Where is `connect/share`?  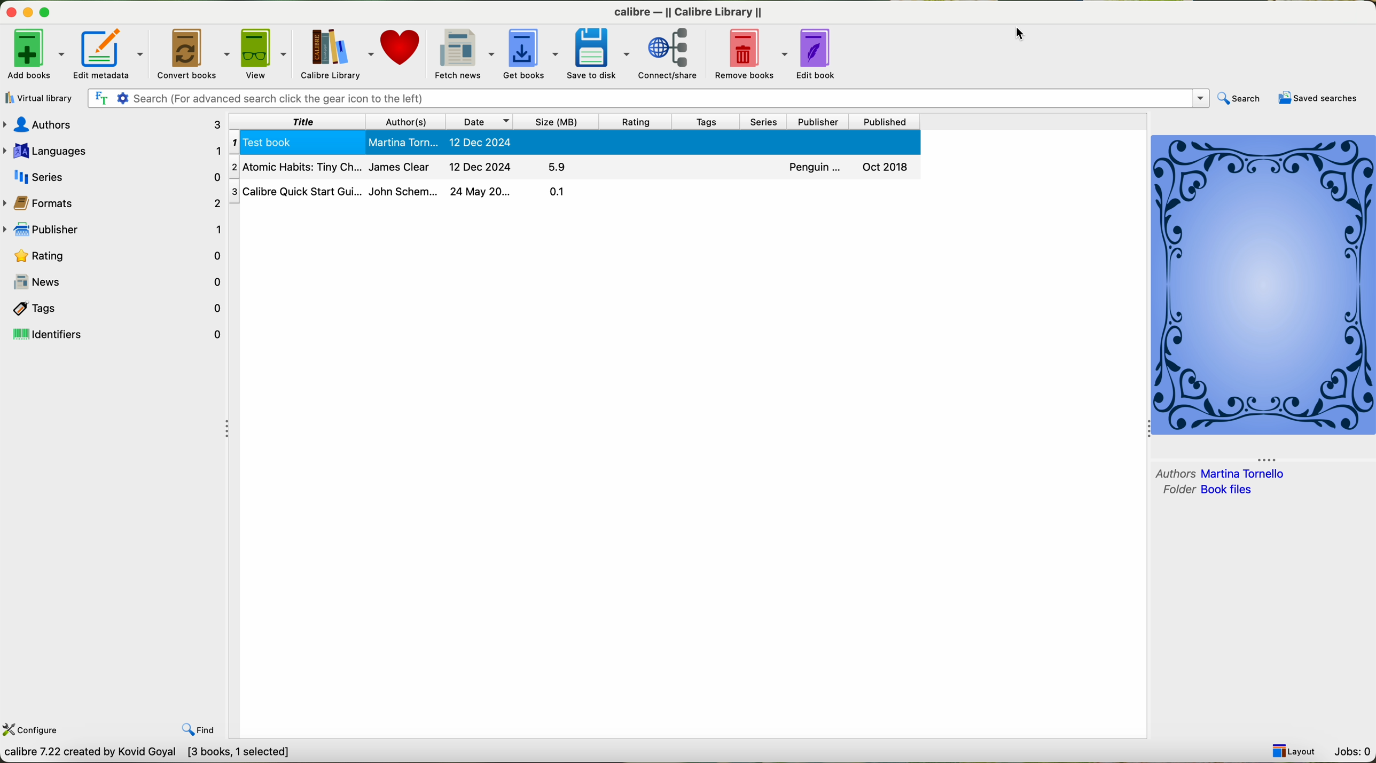
connect/share is located at coordinates (671, 54).